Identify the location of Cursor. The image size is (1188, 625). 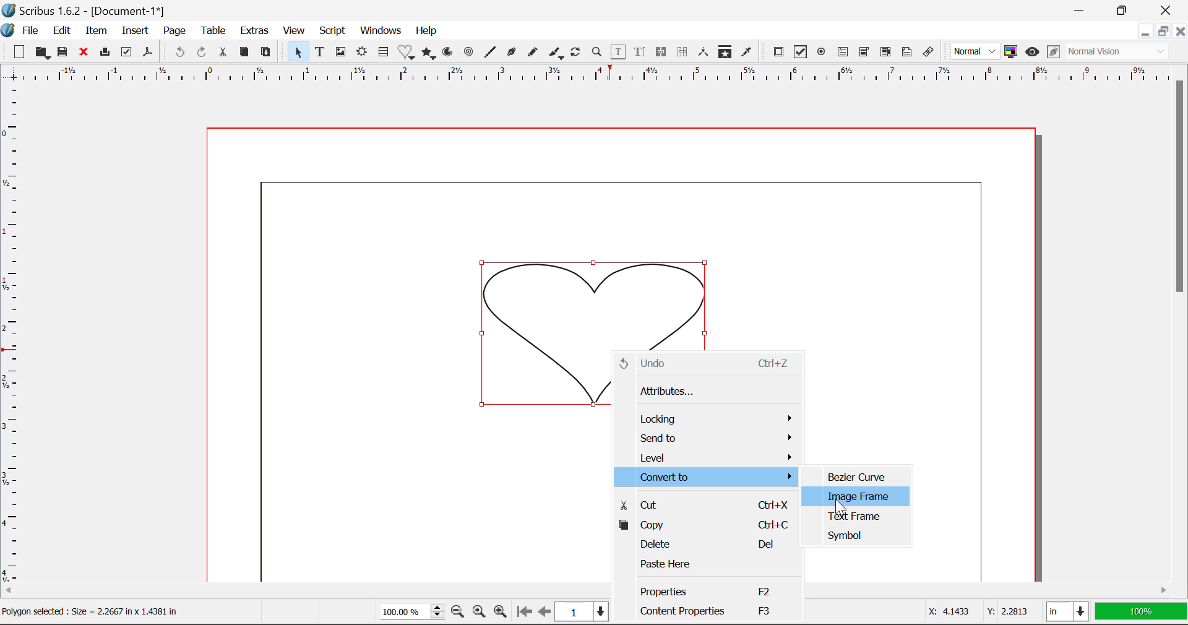
(842, 506).